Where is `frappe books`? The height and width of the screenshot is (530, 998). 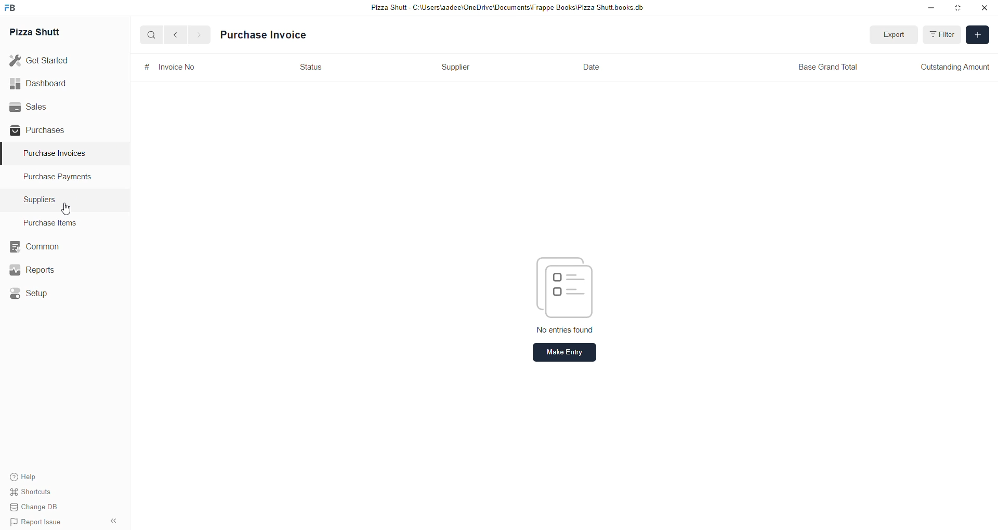
frappe books is located at coordinates (14, 8).